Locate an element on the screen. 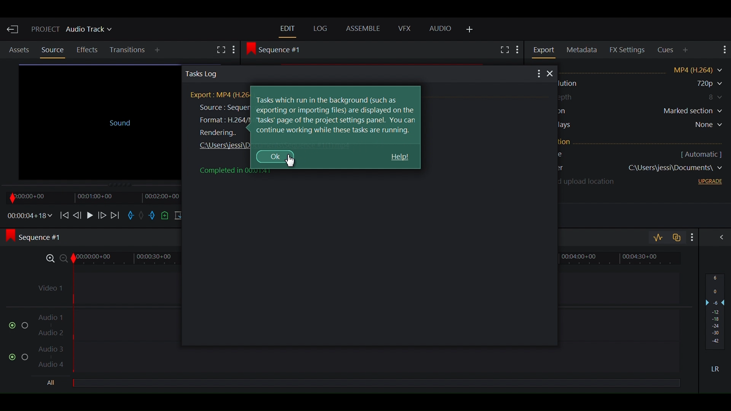  Audio Track 1, Audio Track 2 is located at coordinates (358, 322).